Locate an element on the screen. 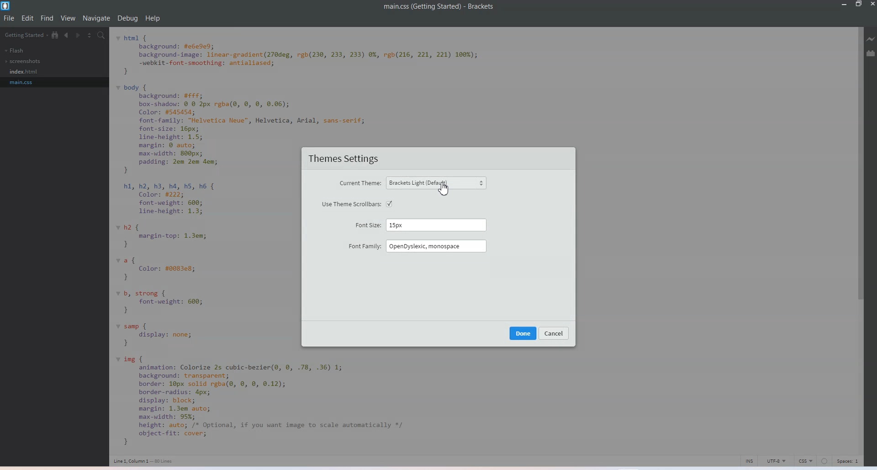 The height and width of the screenshot is (470, 877). Extension Manager is located at coordinates (871, 53).